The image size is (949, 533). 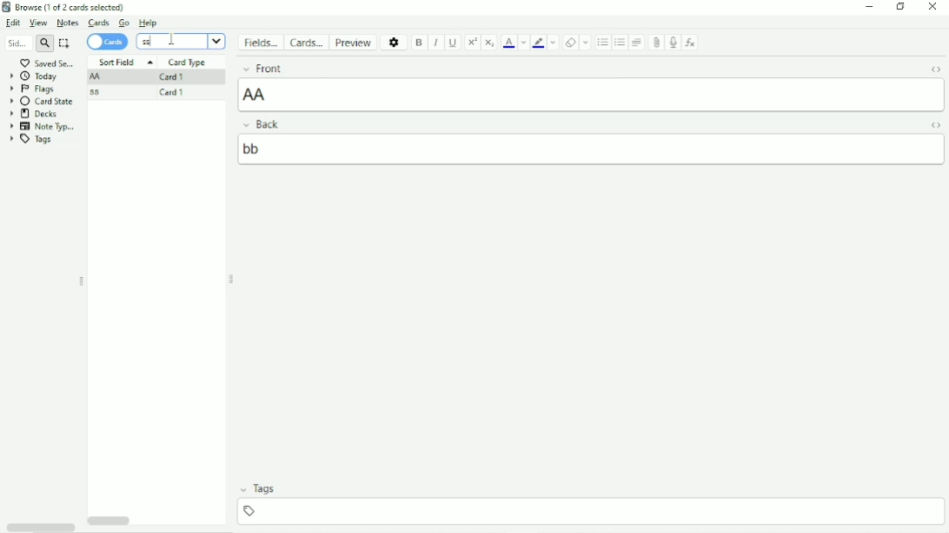 What do you see at coordinates (123, 23) in the screenshot?
I see `Go` at bounding box center [123, 23].